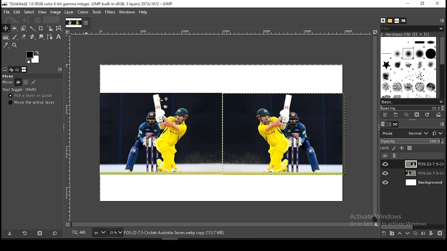  What do you see at coordinates (14, 28) in the screenshot?
I see `rectangular selection tool` at bounding box center [14, 28].